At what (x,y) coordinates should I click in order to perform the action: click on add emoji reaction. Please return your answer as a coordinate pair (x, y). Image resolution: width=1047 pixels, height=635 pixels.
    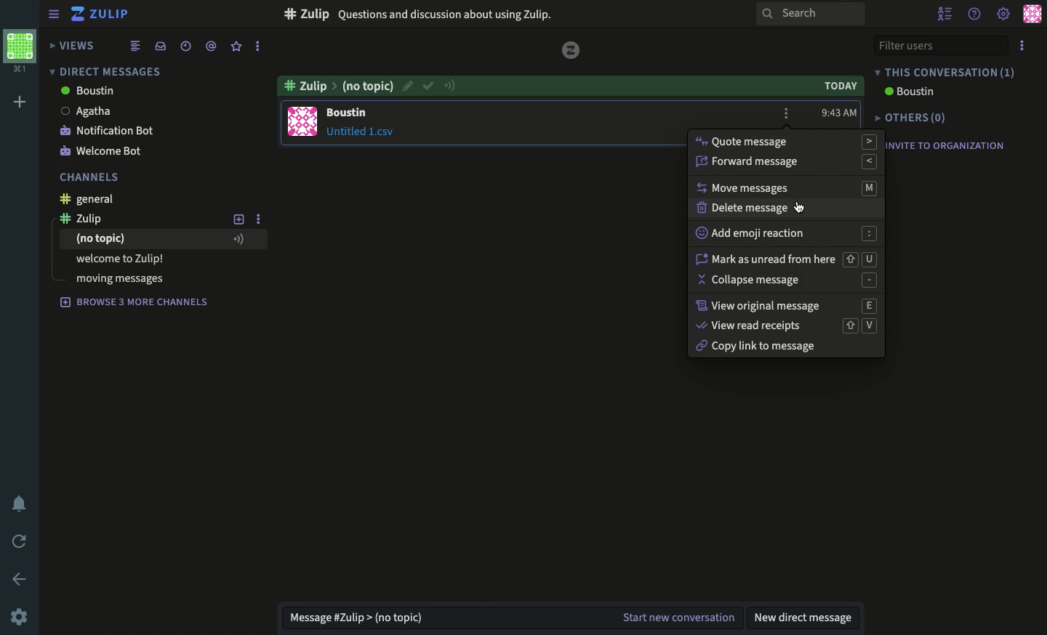
    Looking at the image, I should click on (786, 234).